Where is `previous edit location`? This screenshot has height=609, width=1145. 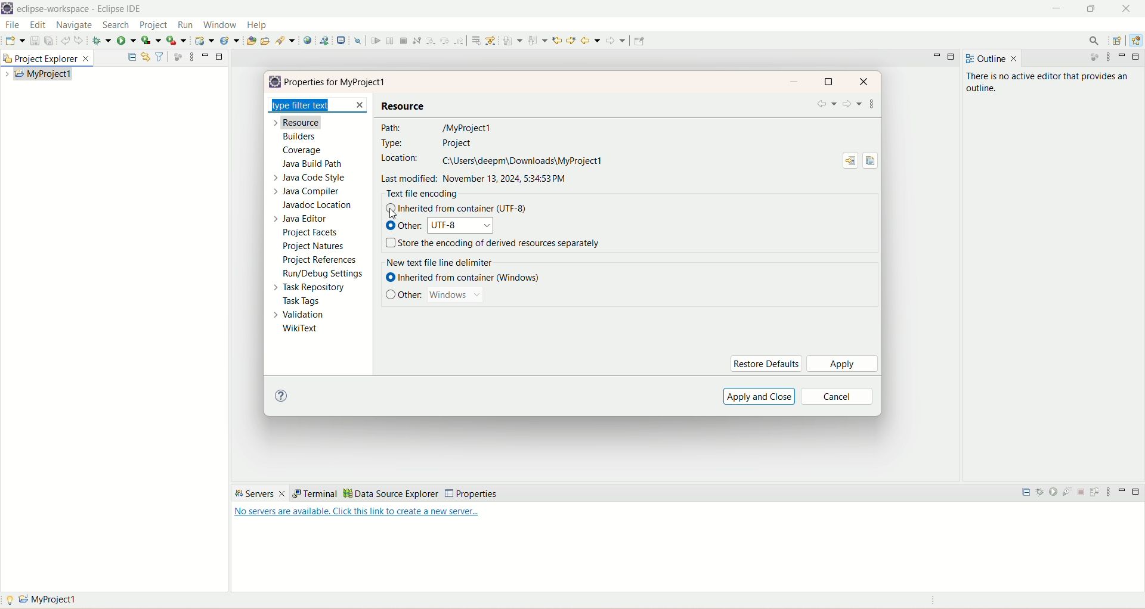 previous edit location is located at coordinates (571, 41).